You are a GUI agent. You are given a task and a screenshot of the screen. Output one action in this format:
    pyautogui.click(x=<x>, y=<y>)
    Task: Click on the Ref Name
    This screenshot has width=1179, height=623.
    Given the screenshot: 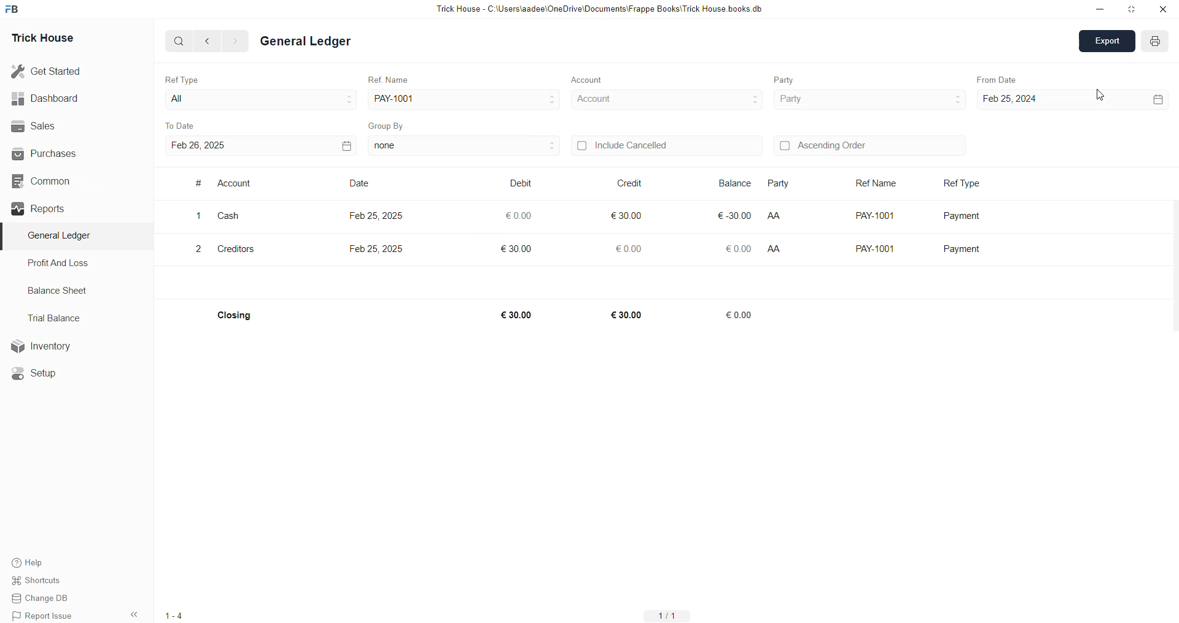 What is the action you would take?
    pyautogui.click(x=384, y=78)
    